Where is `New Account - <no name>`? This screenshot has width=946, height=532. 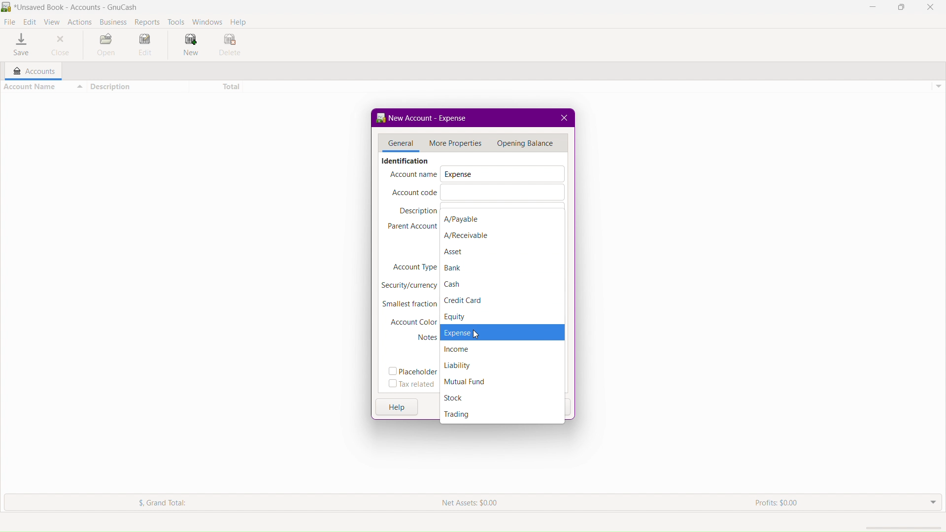 New Account - <no name> is located at coordinates (434, 117).